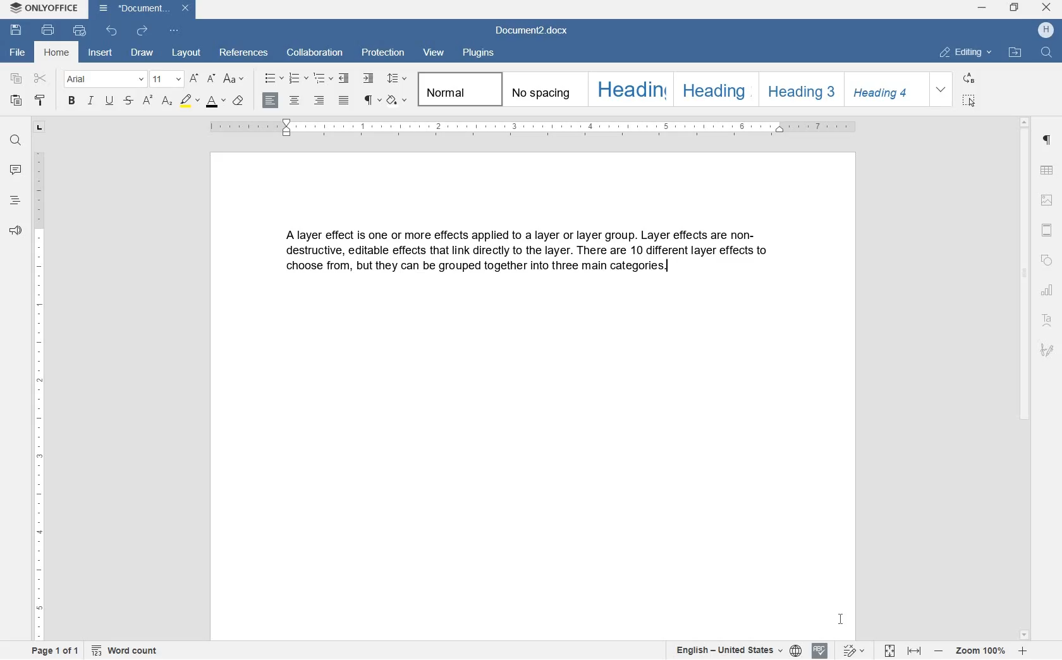 The height and width of the screenshot is (660, 1062). I want to click on RIGHT ALIGNMENT, so click(318, 101).